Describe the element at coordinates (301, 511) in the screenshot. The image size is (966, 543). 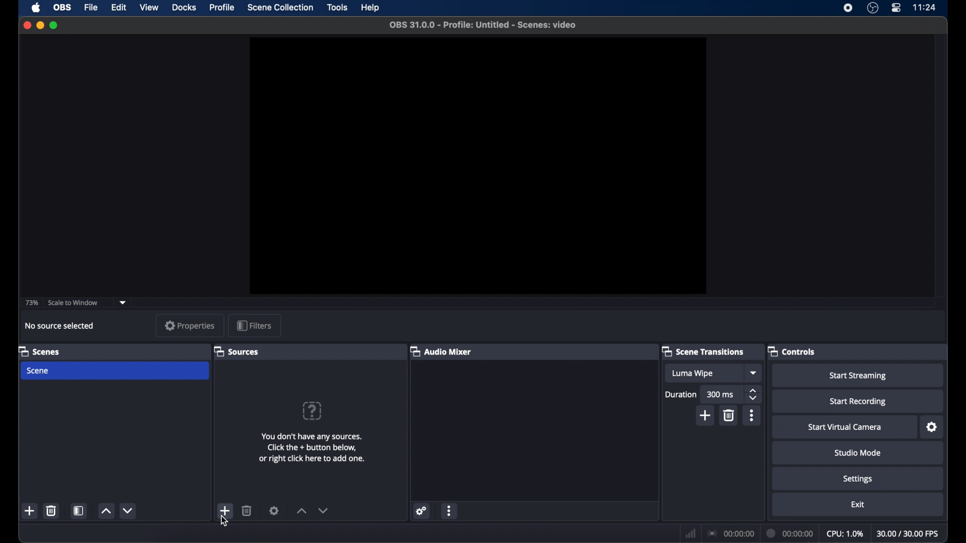
I see `increment` at that location.